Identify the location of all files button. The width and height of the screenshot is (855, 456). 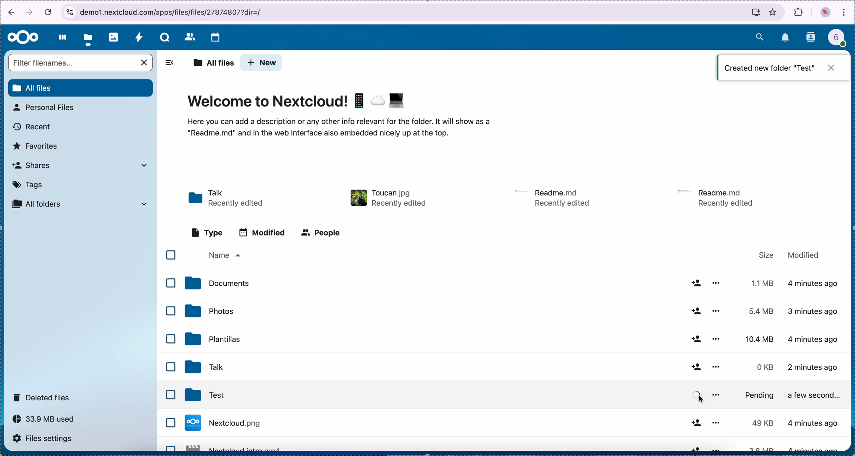
(81, 88).